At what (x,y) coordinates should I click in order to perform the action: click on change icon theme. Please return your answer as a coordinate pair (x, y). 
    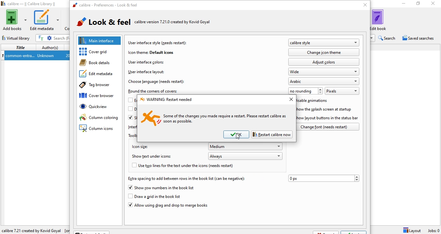
    Looking at the image, I should click on (325, 52).